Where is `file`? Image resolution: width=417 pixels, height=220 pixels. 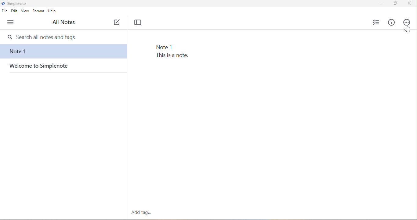
file is located at coordinates (5, 11).